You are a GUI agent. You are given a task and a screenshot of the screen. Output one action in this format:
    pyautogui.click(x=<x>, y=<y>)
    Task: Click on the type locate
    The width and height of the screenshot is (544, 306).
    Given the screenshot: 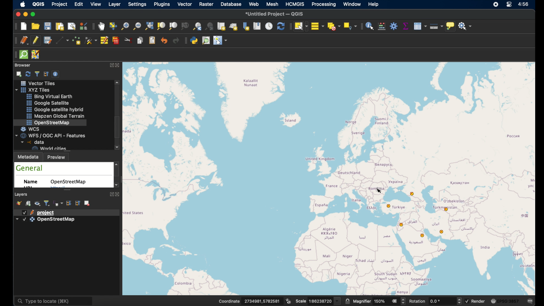 What is the action you would take?
    pyautogui.click(x=56, y=301)
    